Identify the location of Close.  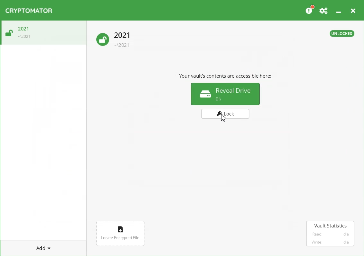
(353, 10).